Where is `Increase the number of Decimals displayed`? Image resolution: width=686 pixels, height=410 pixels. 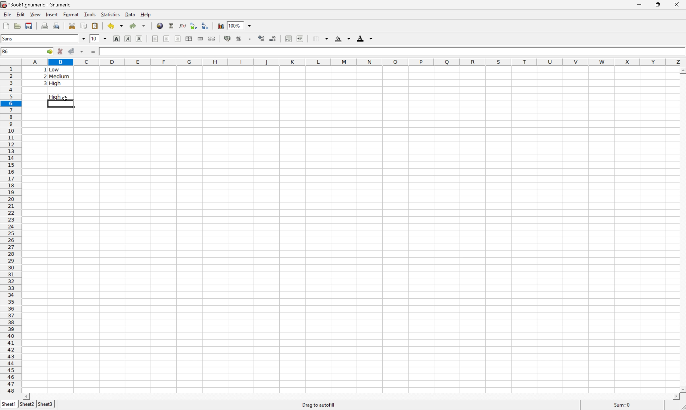
Increase the number of Decimals displayed is located at coordinates (262, 38).